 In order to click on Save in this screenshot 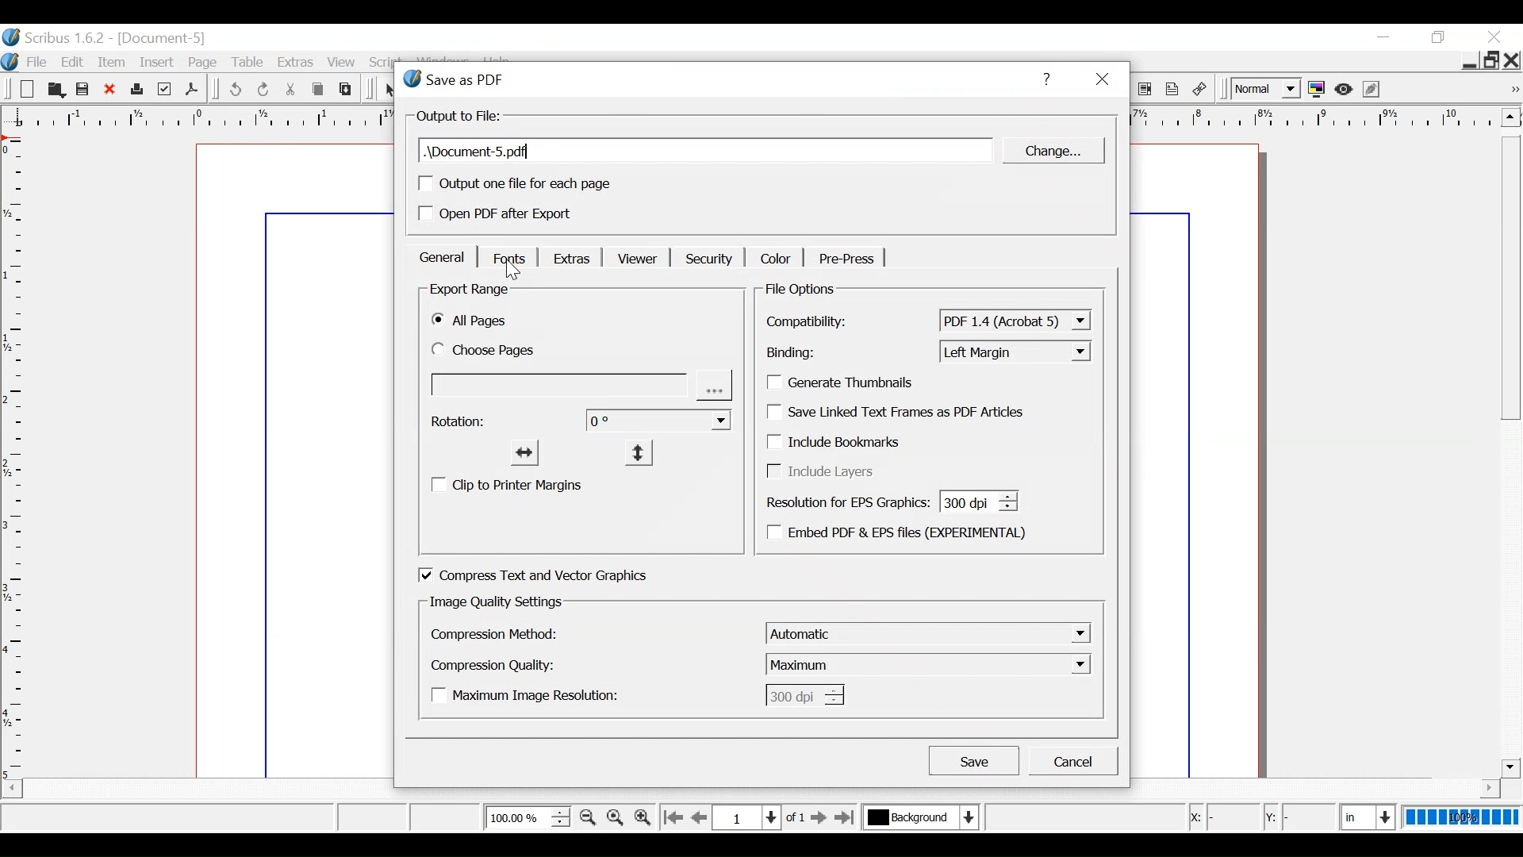, I will do `click(83, 90)`.